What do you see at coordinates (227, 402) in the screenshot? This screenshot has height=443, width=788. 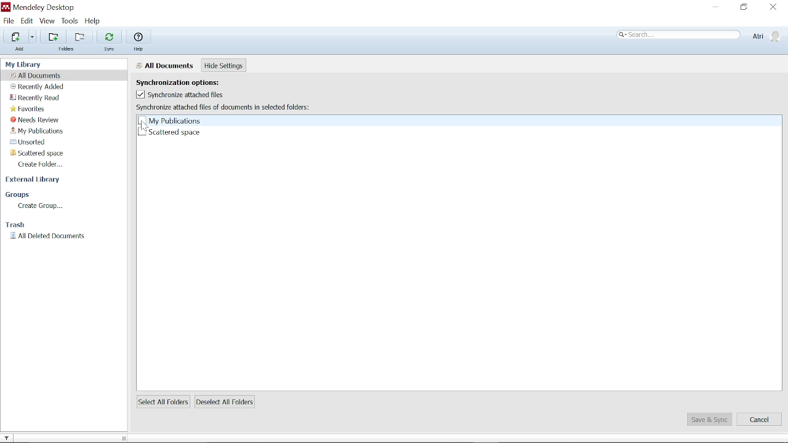 I see `Deselect all folders` at bounding box center [227, 402].